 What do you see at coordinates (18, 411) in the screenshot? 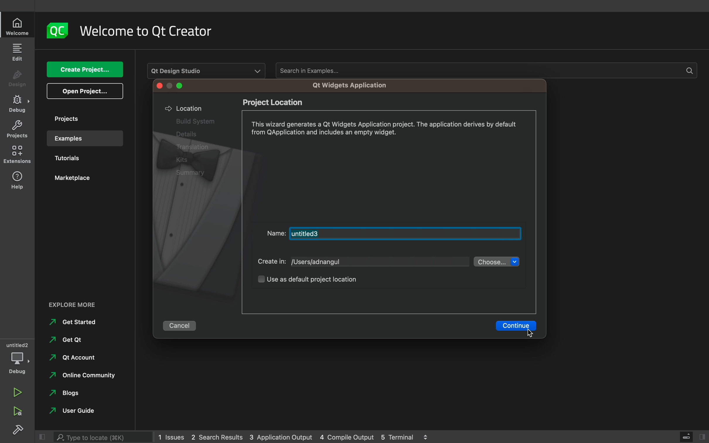
I see `debug and run` at bounding box center [18, 411].